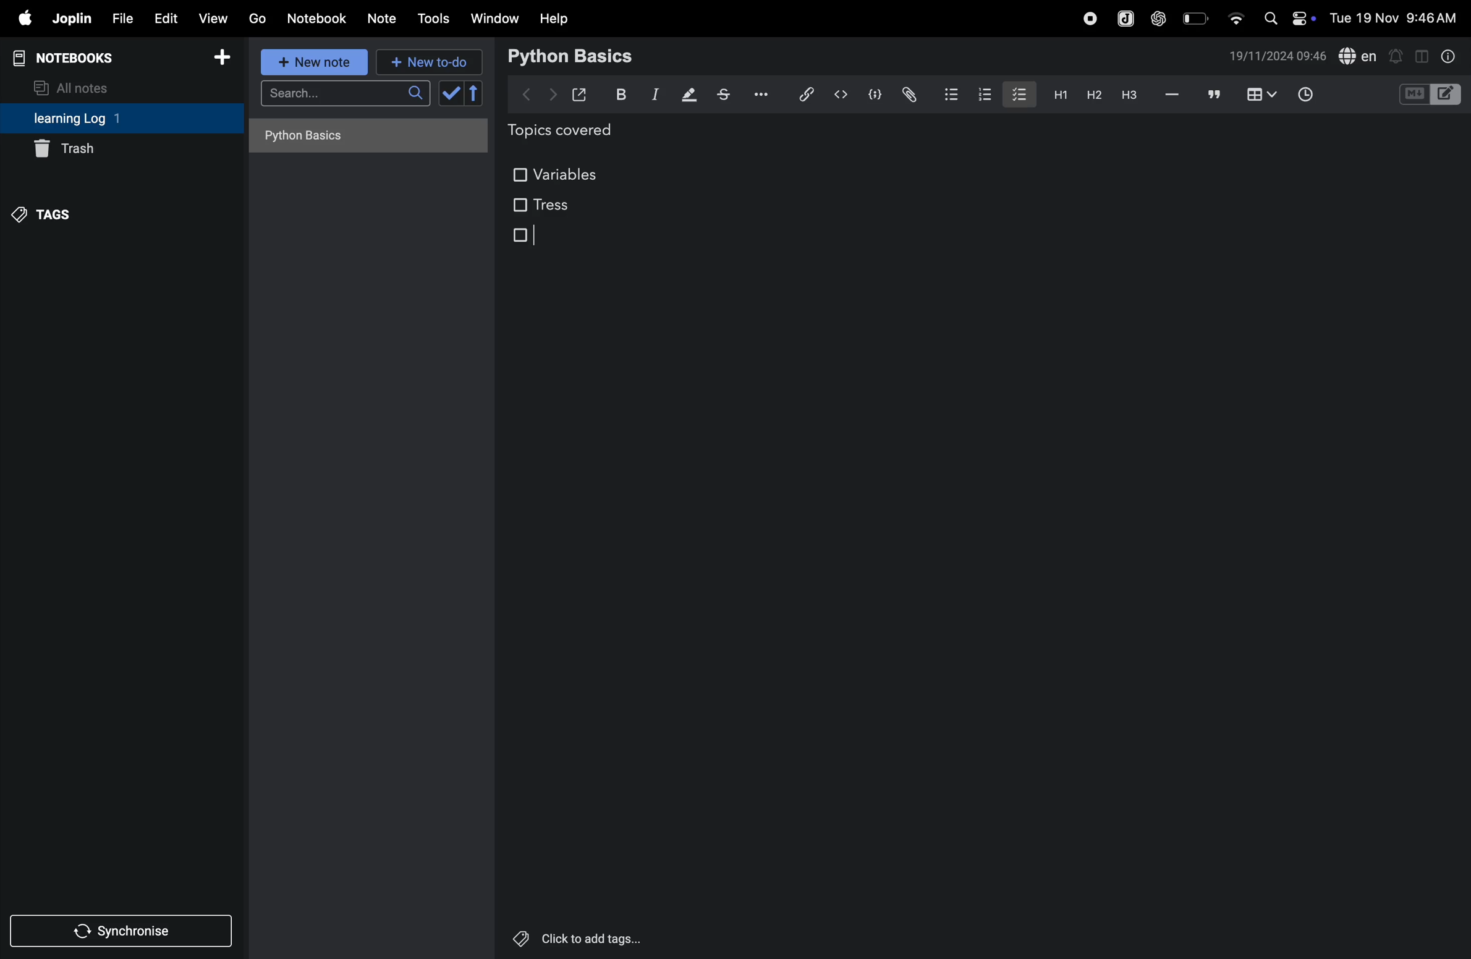 This screenshot has height=959, width=1471. Describe the element at coordinates (1018, 93) in the screenshot. I see `checkbox` at that location.